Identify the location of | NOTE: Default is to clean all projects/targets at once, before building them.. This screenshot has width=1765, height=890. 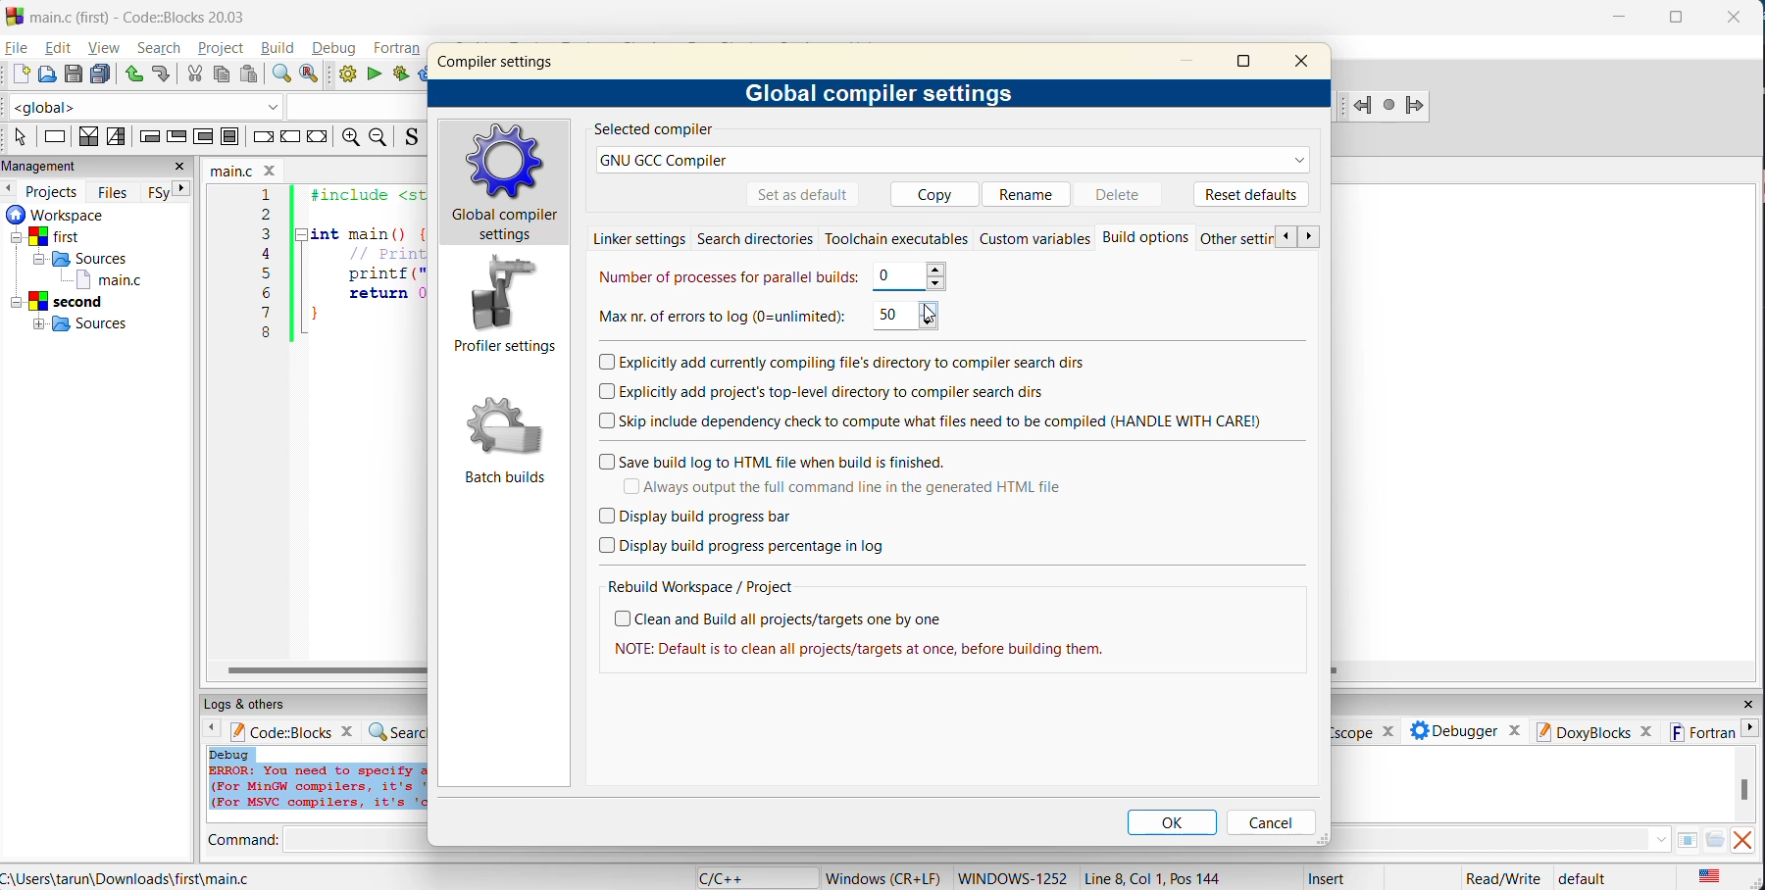
(868, 649).